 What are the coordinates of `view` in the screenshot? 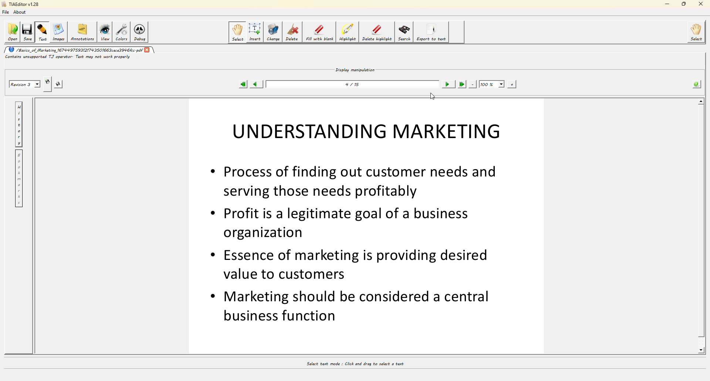 It's located at (105, 31).